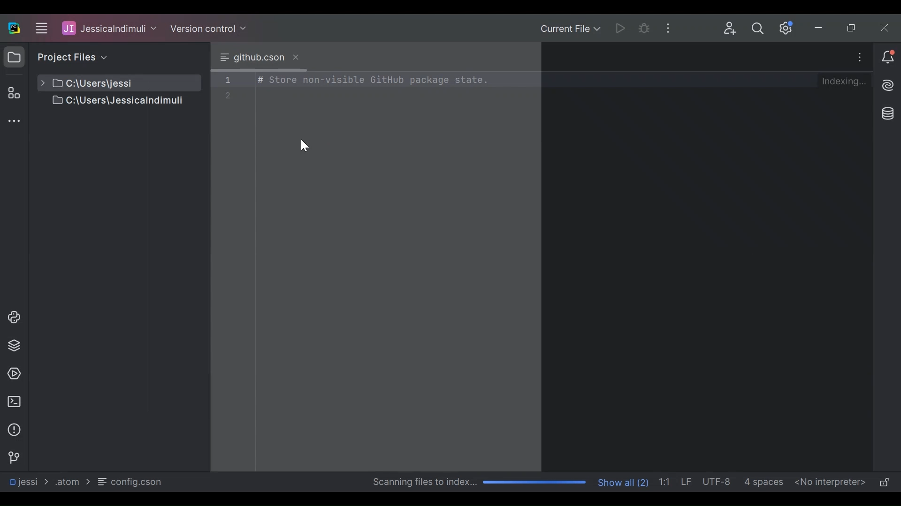  I want to click on More, so click(859, 57).